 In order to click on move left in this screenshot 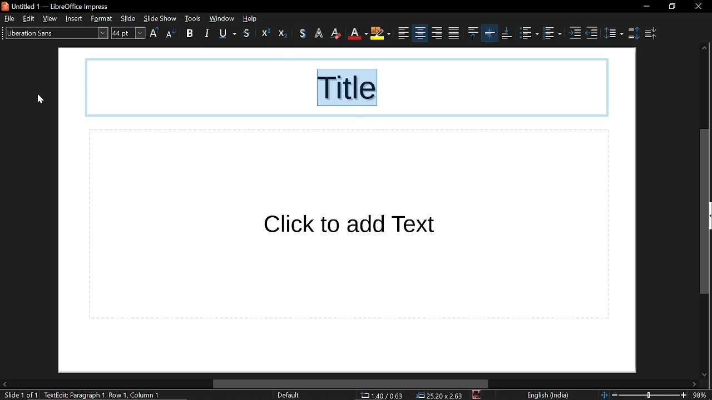, I will do `click(4, 384)`.